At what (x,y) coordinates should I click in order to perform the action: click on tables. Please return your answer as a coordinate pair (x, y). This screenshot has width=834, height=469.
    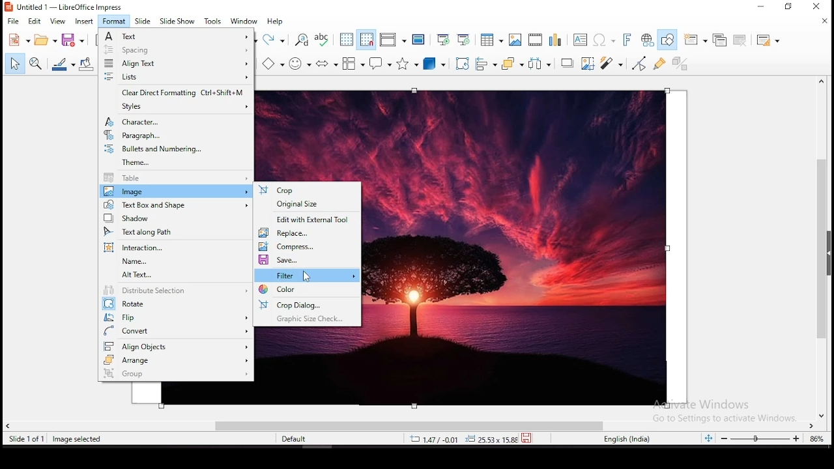
    Looking at the image, I should click on (490, 40).